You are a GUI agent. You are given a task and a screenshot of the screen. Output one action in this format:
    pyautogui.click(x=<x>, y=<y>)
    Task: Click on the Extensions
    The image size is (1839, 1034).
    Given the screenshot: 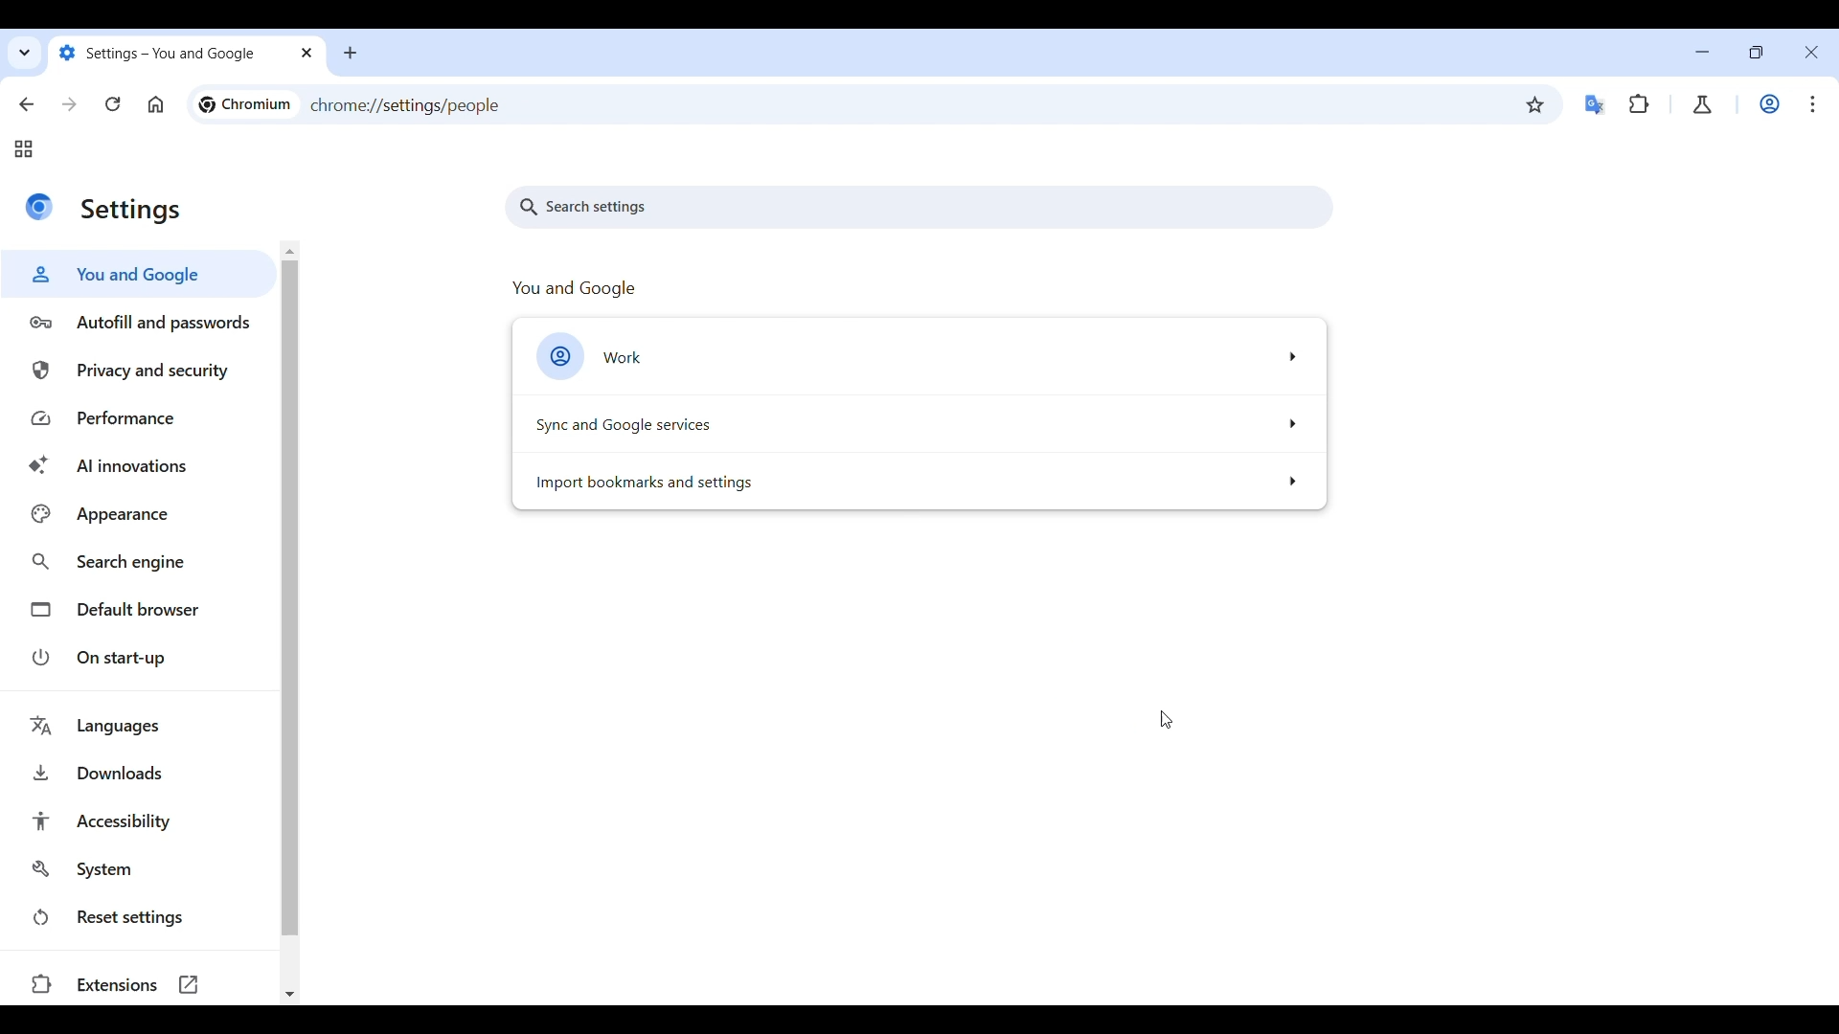 What is the action you would take?
    pyautogui.click(x=140, y=983)
    